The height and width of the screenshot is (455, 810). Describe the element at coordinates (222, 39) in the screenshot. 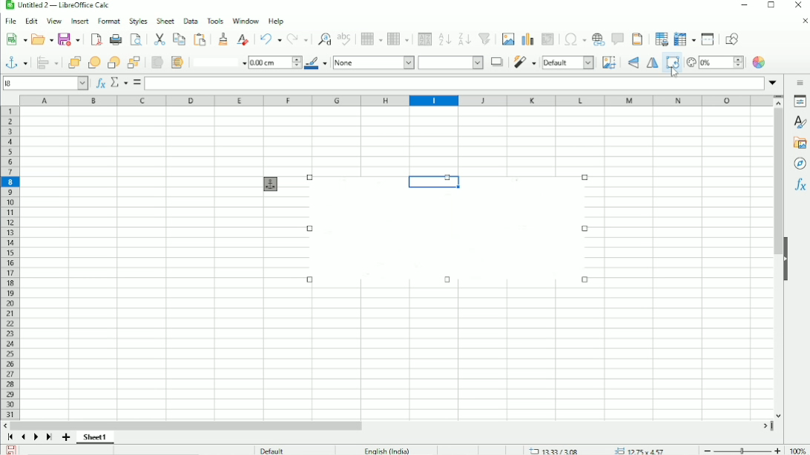

I see `Clone formatting` at that location.